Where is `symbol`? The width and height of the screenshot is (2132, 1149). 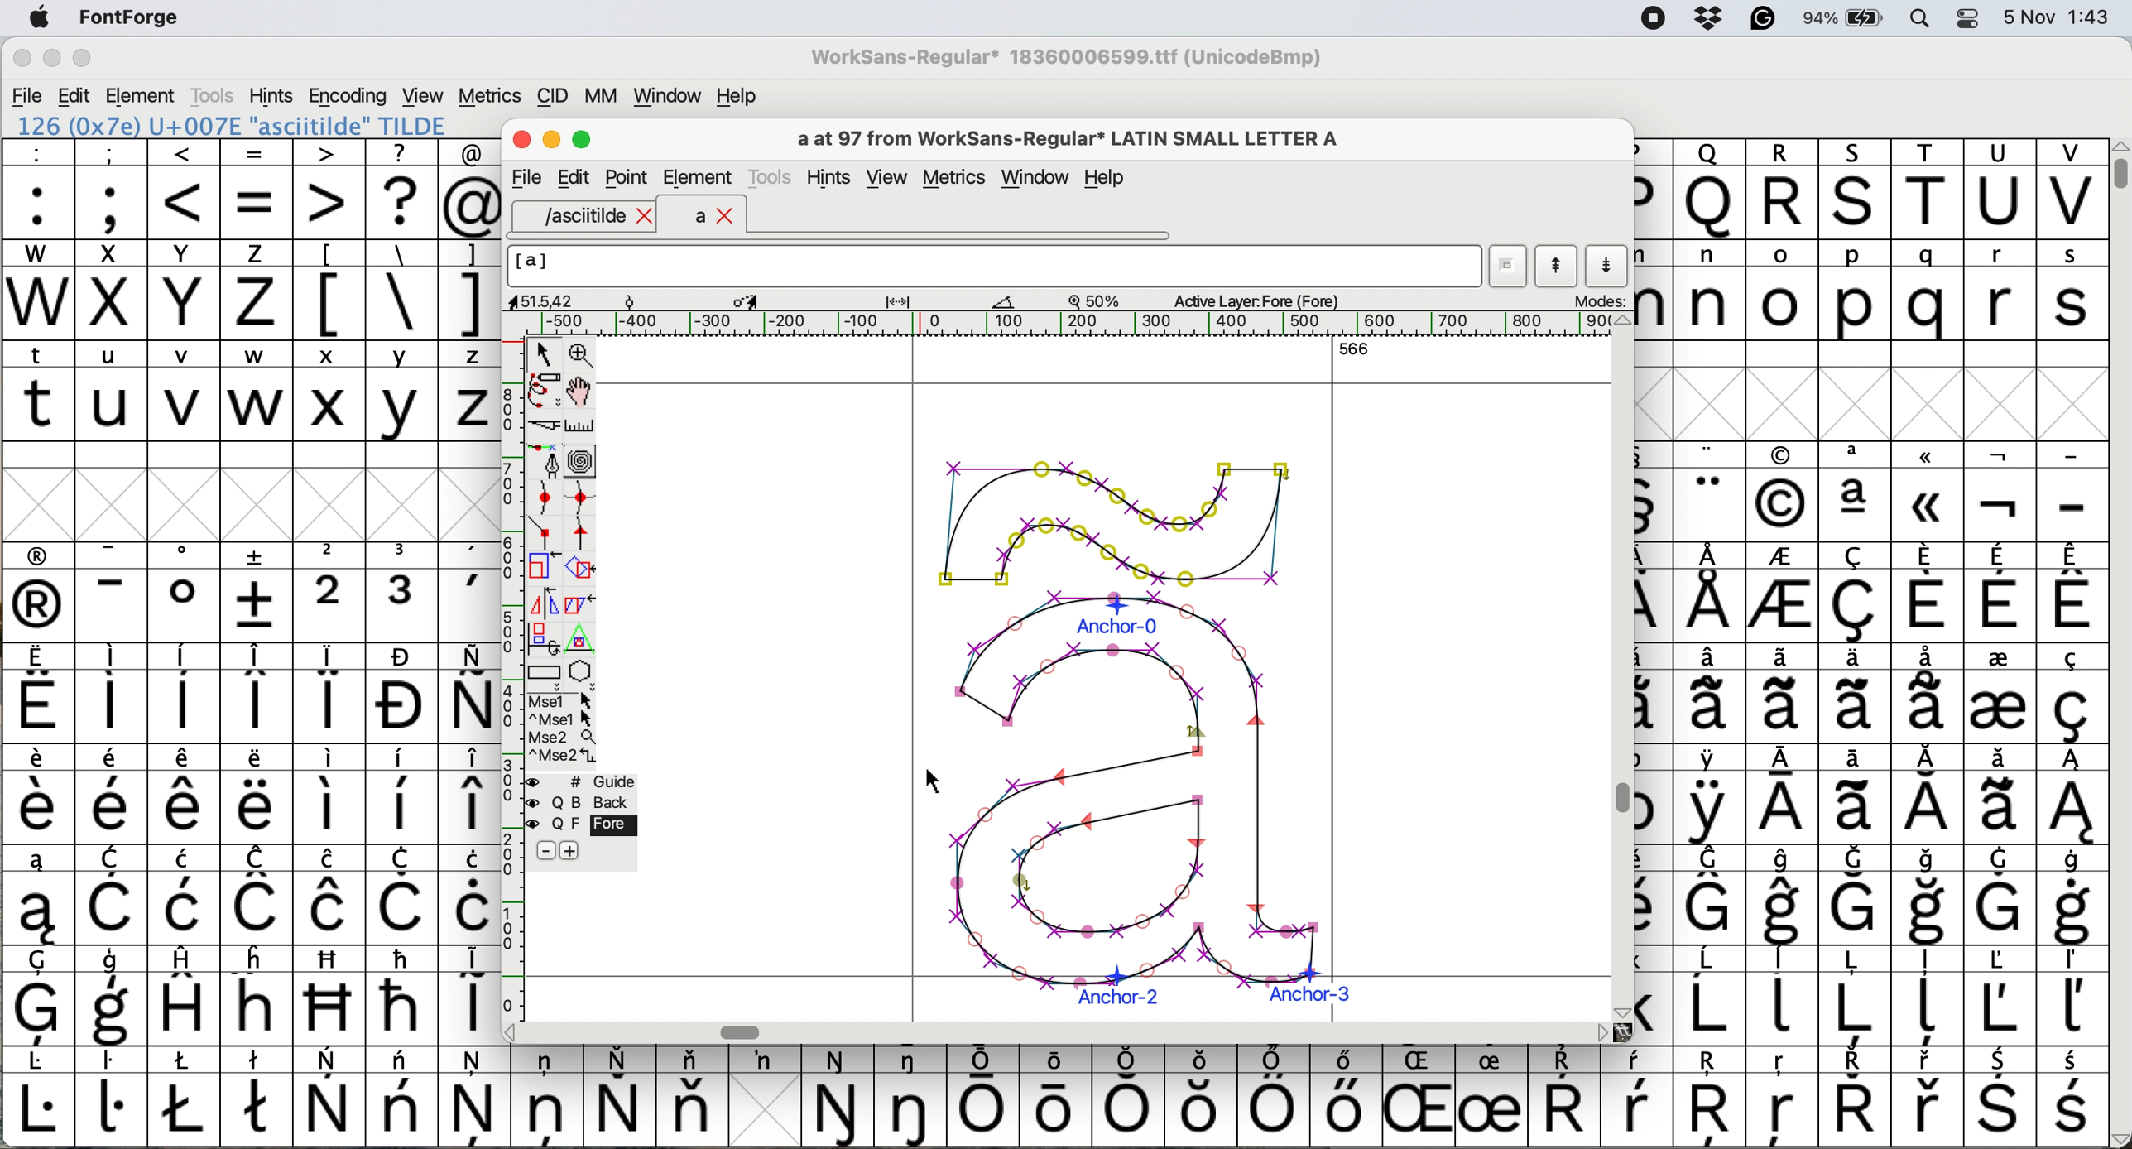
symbol is located at coordinates (258, 693).